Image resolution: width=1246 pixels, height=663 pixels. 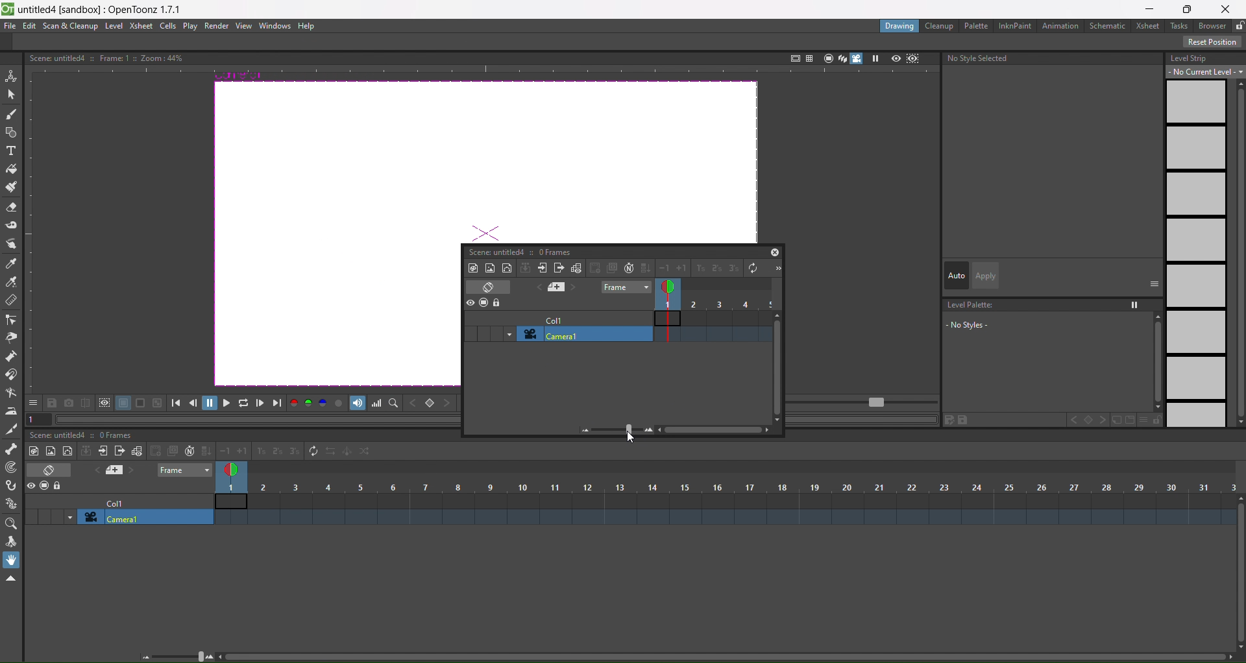 What do you see at coordinates (378, 404) in the screenshot?
I see `histogram` at bounding box center [378, 404].